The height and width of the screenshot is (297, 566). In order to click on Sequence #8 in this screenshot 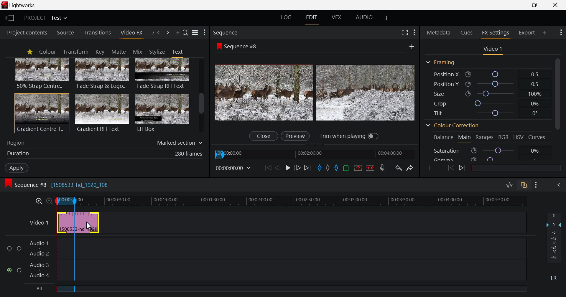, I will do `click(239, 46)`.